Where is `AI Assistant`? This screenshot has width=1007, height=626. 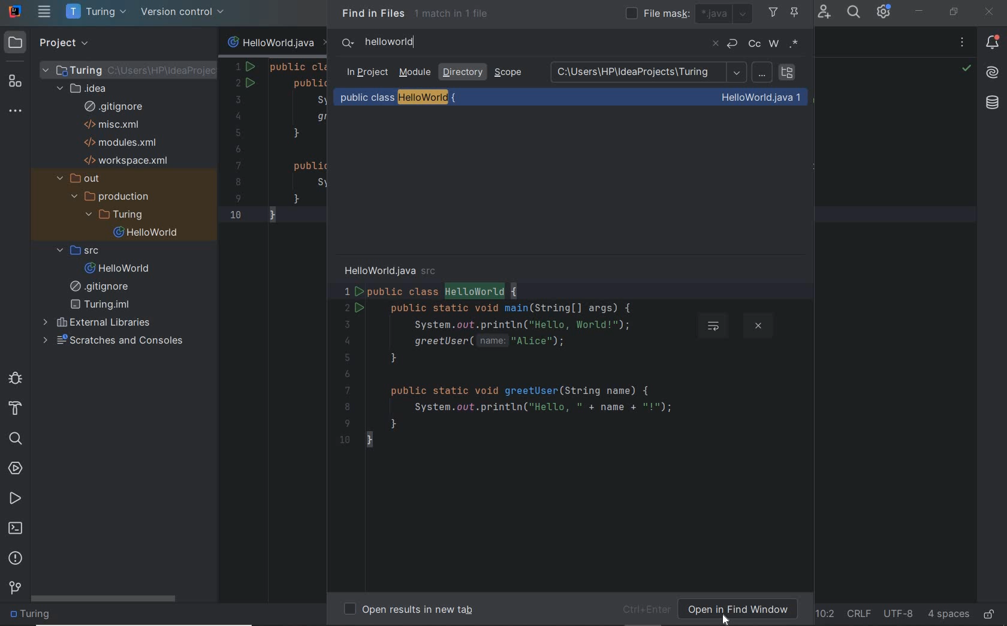
AI Assistant is located at coordinates (991, 73).